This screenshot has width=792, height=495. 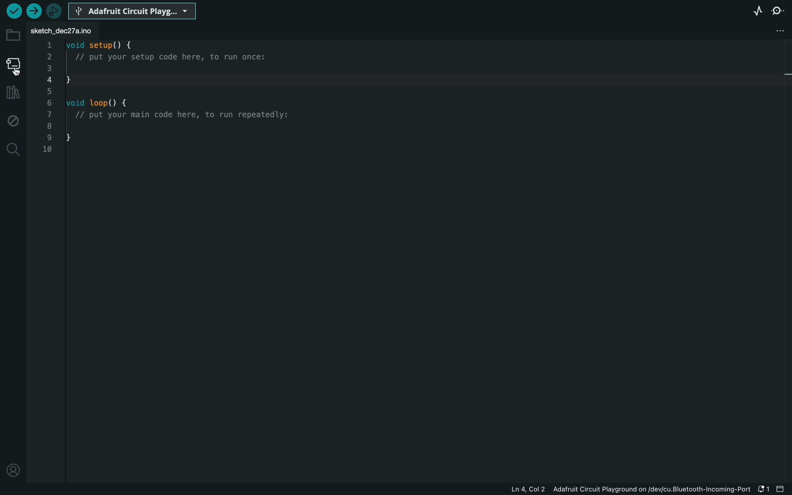 I want to click on library manager, so click(x=12, y=91).